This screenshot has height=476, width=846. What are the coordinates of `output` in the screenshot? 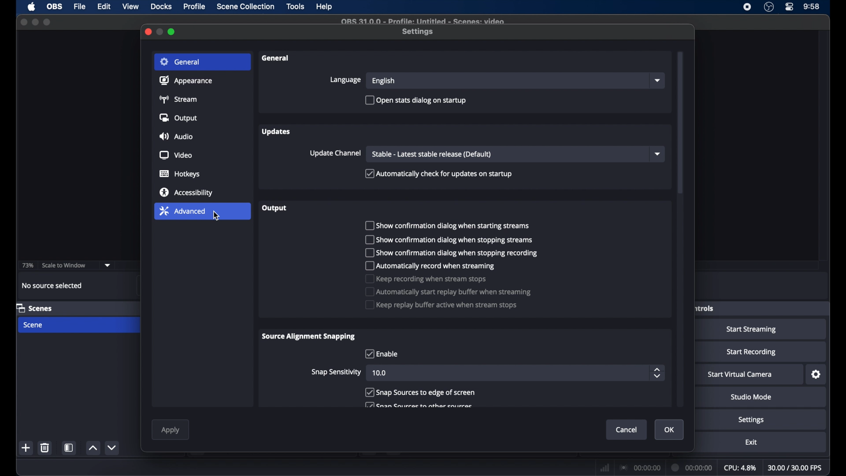 It's located at (275, 208).